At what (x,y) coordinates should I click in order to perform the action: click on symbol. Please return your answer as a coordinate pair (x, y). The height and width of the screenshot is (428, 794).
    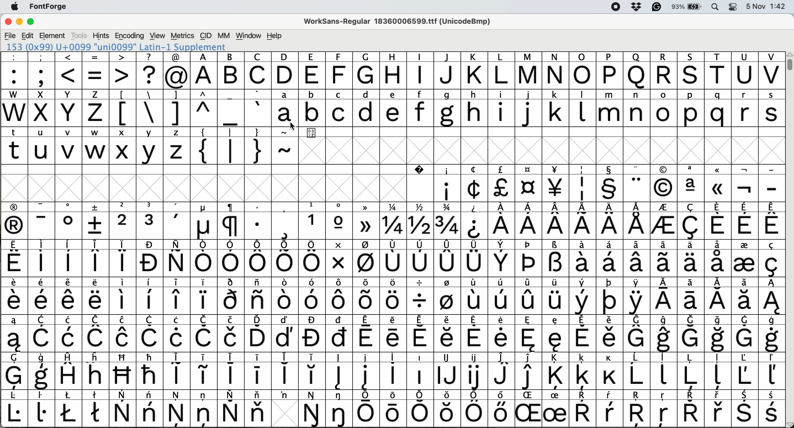
    Looking at the image, I should click on (447, 371).